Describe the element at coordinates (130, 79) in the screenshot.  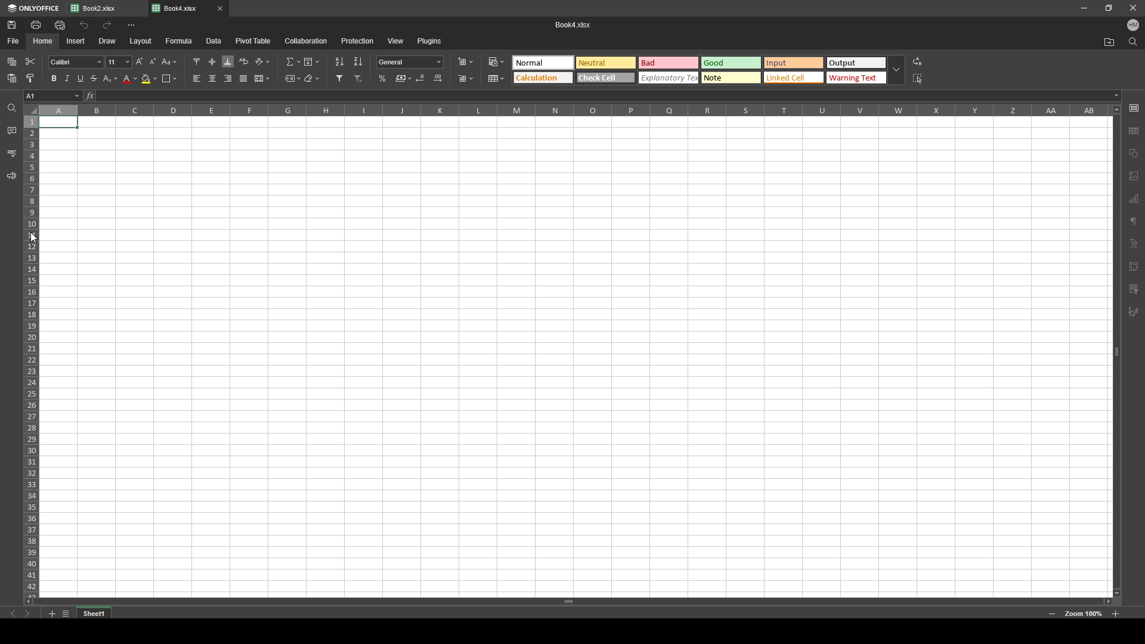
I see `line color` at that location.